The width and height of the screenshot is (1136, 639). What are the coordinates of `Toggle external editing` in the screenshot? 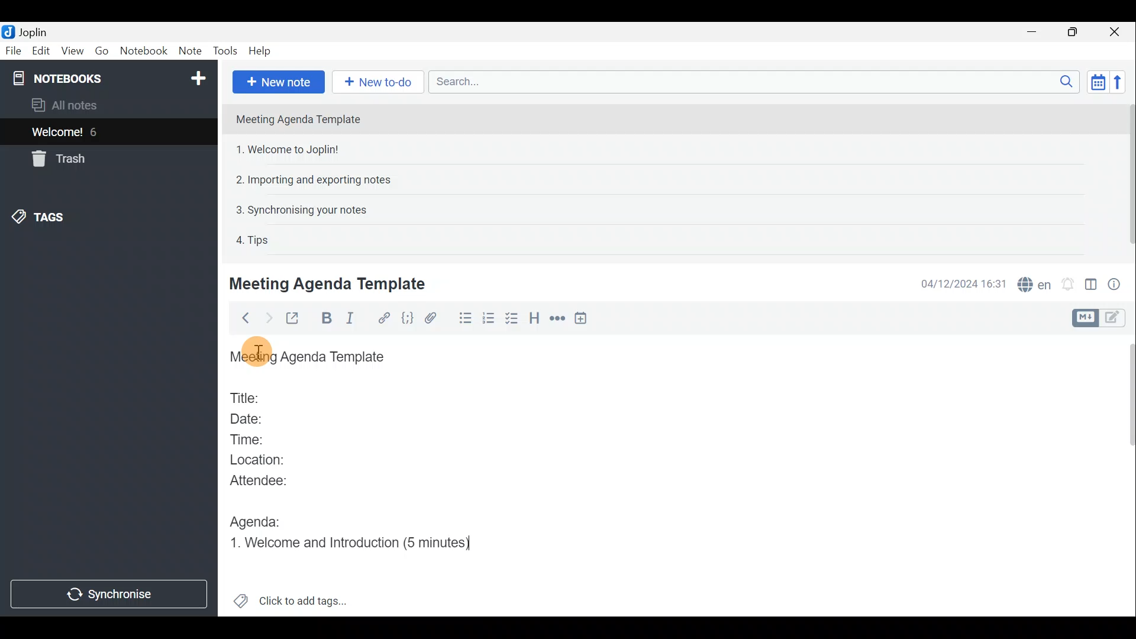 It's located at (296, 319).